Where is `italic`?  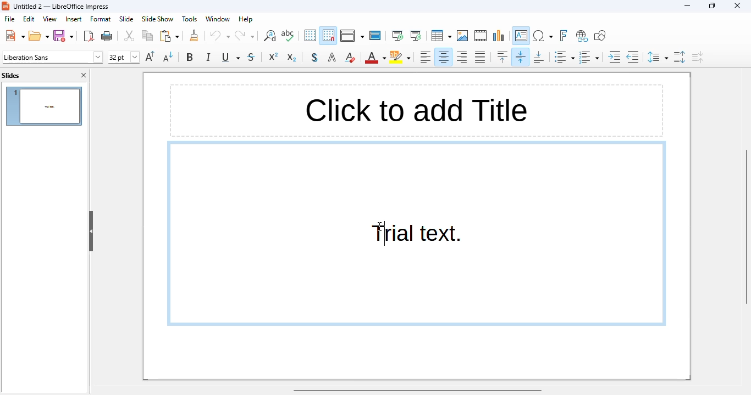 italic is located at coordinates (208, 57).